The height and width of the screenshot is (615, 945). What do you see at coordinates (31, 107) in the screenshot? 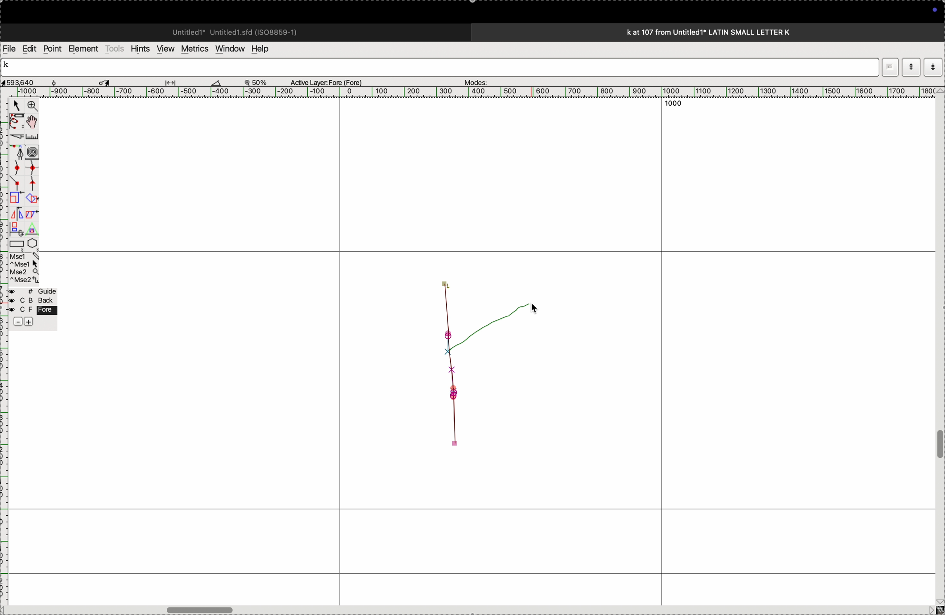
I see `zoom` at bounding box center [31, 107].